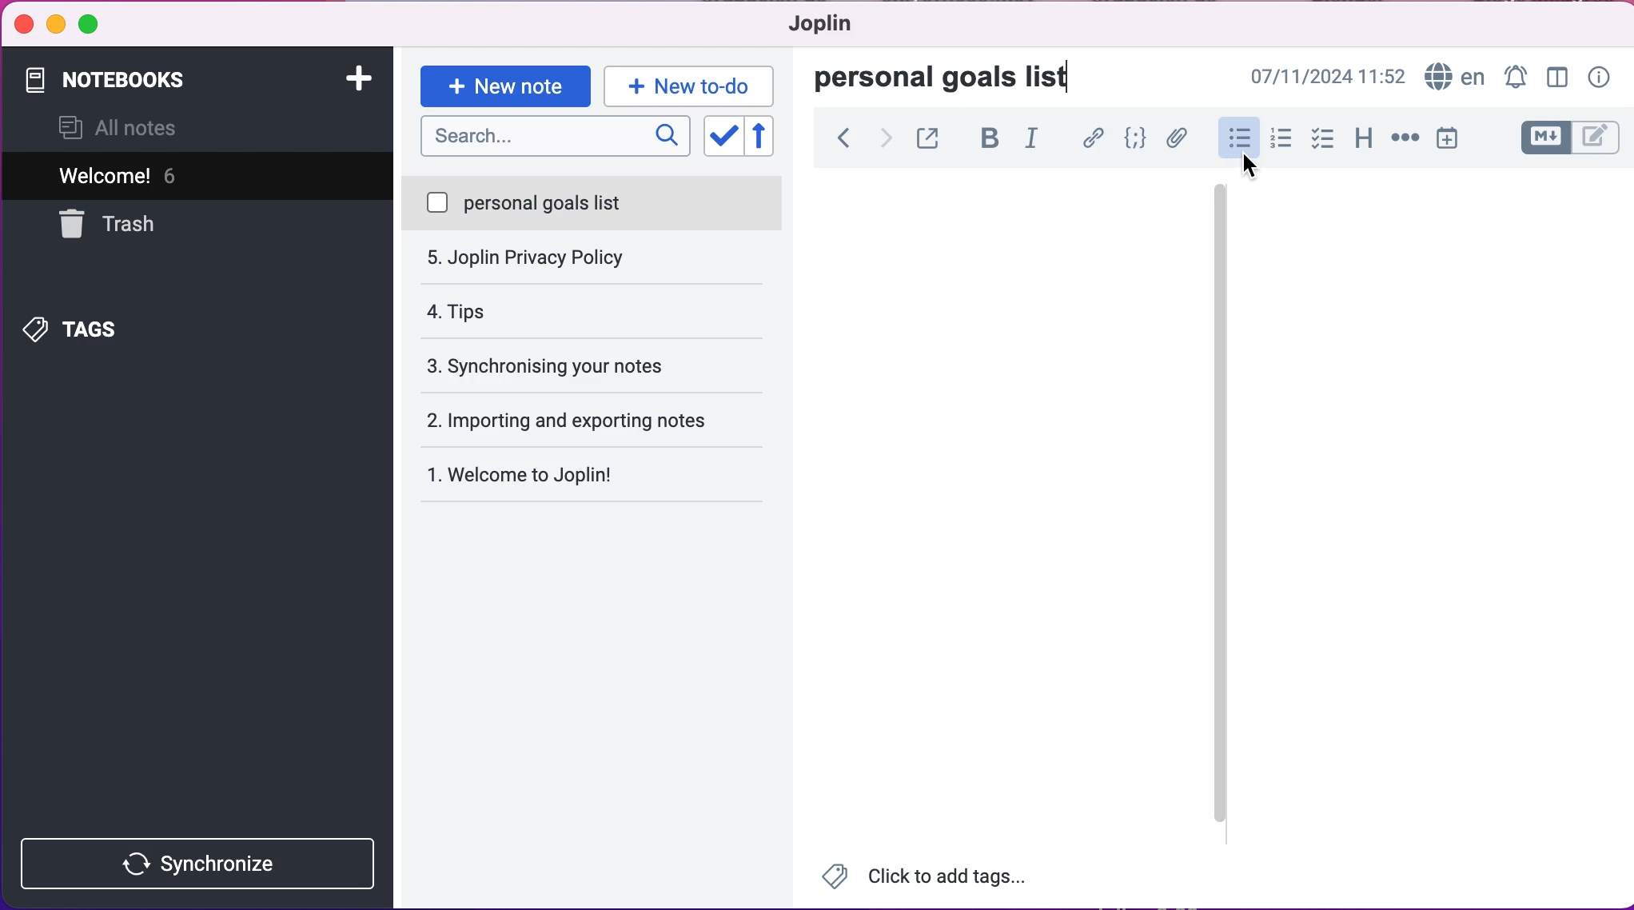  I want to click on language, so click(1453, 74).